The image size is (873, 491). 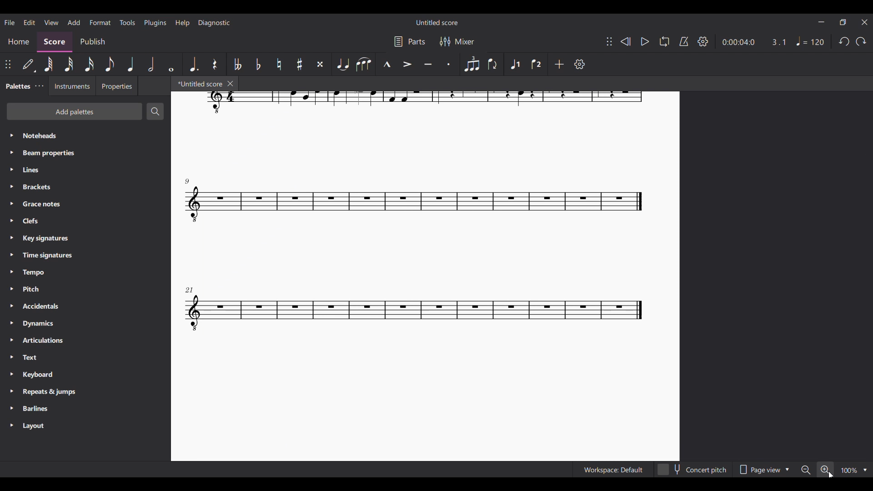 I want to click on Score, current section highlighted, so click(x=55, y=42).